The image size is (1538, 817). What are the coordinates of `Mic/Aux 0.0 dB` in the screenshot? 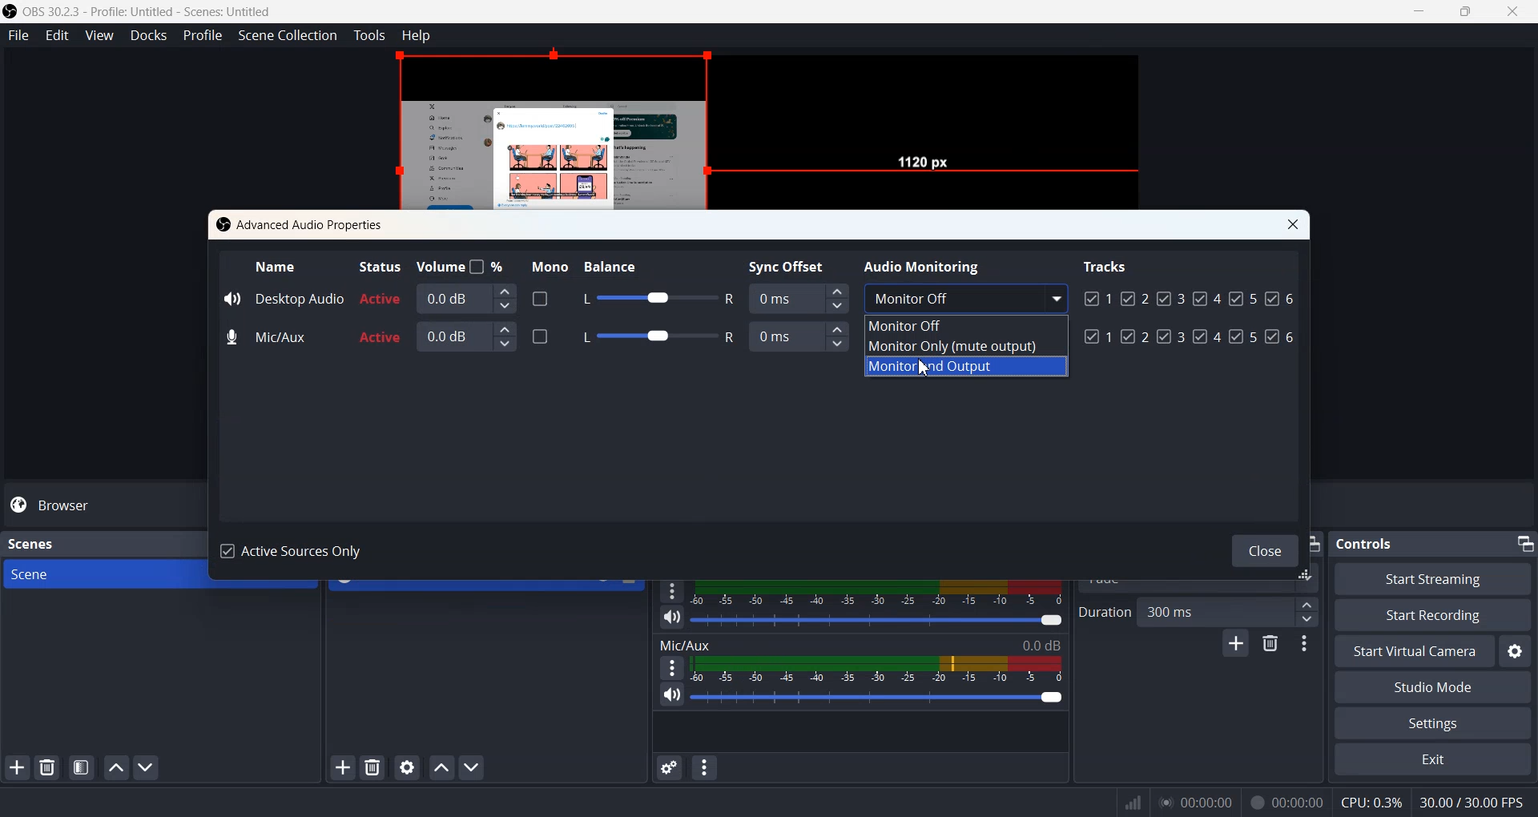 It's located at (860, 643).